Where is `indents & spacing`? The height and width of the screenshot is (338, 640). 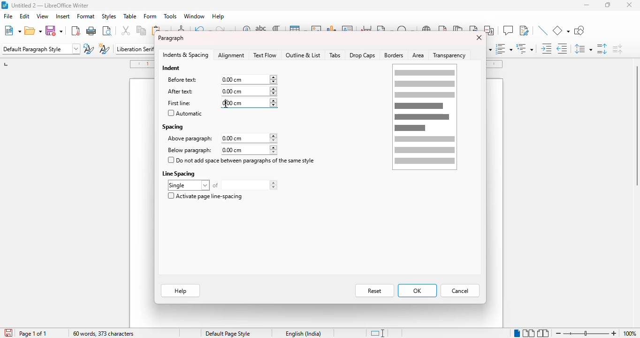
indents & spacing is located at coordinates (186, 55).